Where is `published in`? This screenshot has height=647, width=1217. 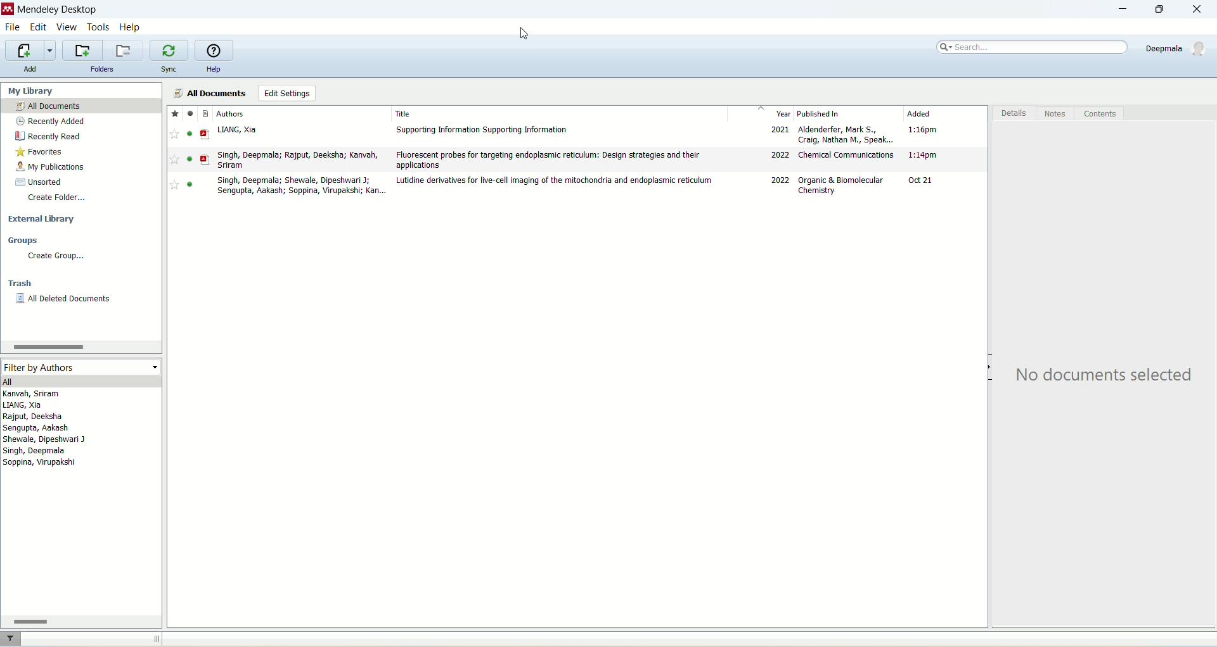 published in is located at coordinates (847, 115).